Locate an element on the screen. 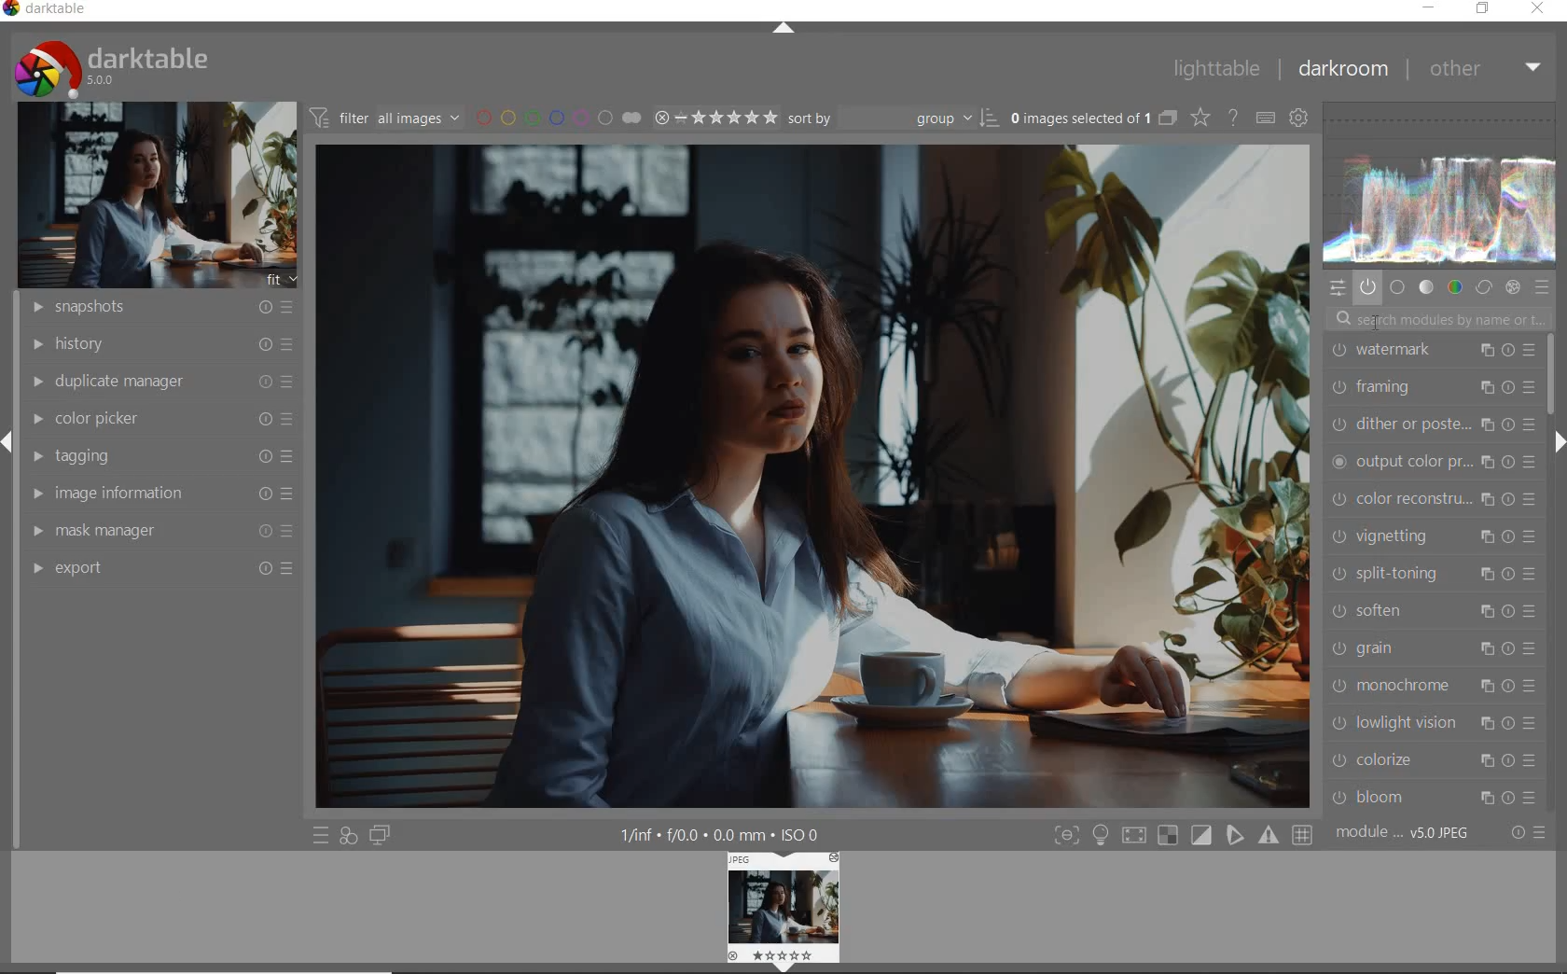 This screenshot has height=974, width=1567. snapshots is located at coordinates (156, 308).